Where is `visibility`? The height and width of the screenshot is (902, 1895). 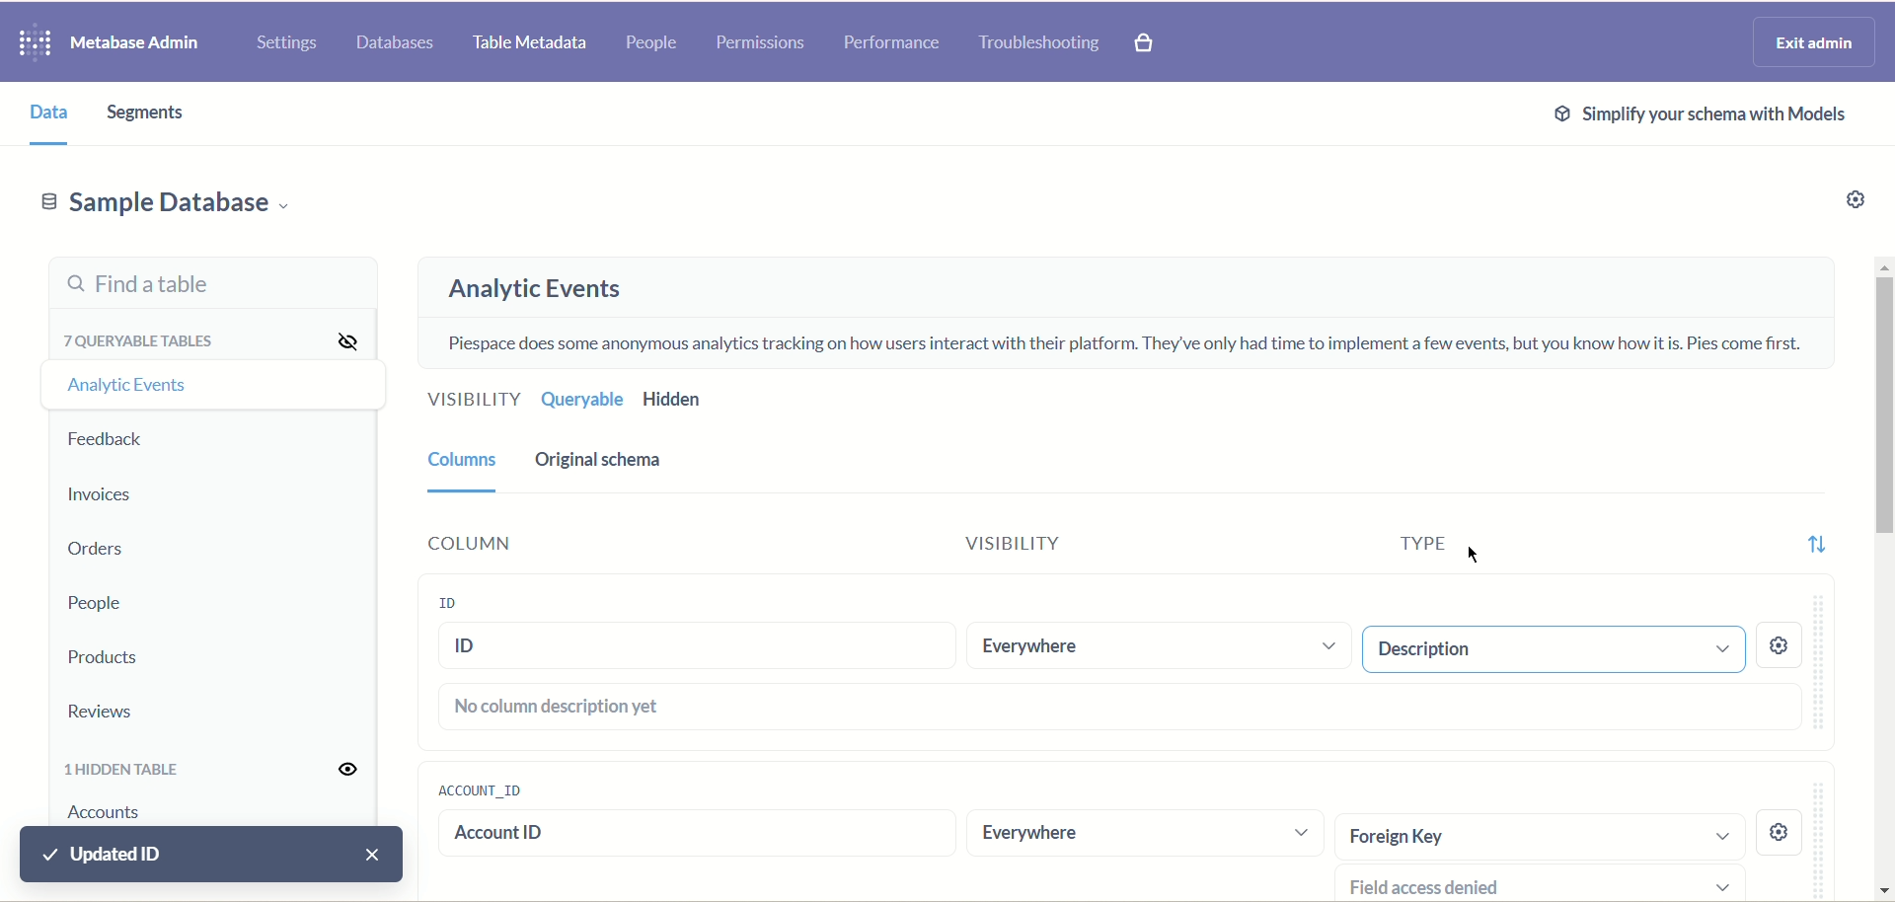 visibility is located at coordinates (352, 770).